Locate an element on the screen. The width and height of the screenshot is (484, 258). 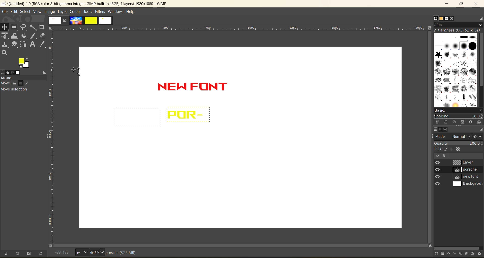
paint brush is located at coordinates (34, 37).